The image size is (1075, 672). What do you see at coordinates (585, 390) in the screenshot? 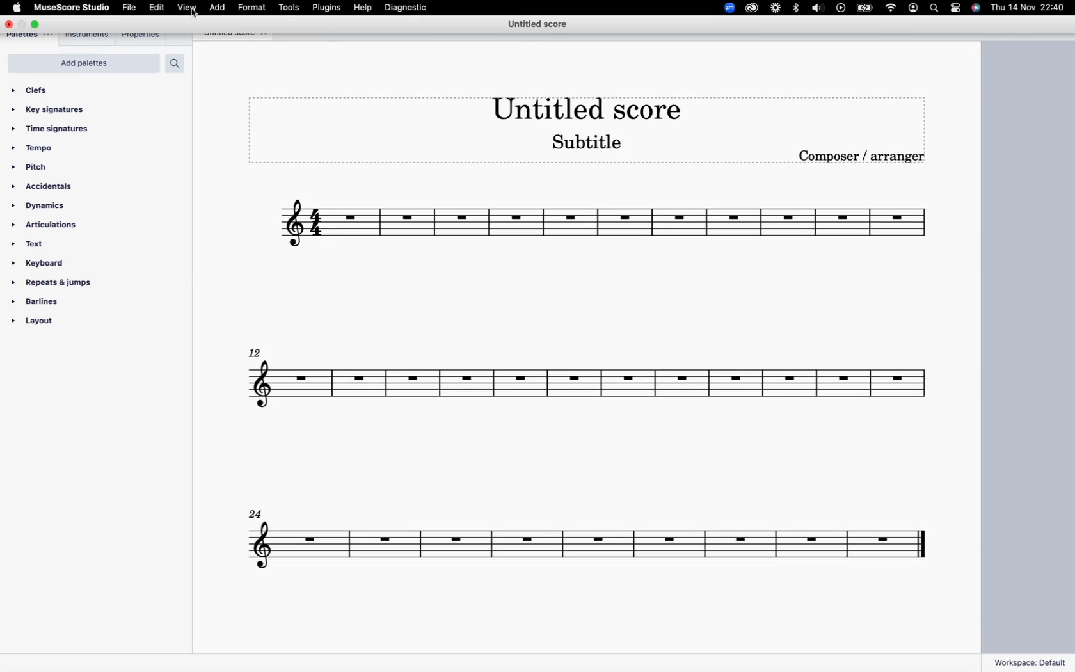
I see `score` at bounding box center [585, 390].